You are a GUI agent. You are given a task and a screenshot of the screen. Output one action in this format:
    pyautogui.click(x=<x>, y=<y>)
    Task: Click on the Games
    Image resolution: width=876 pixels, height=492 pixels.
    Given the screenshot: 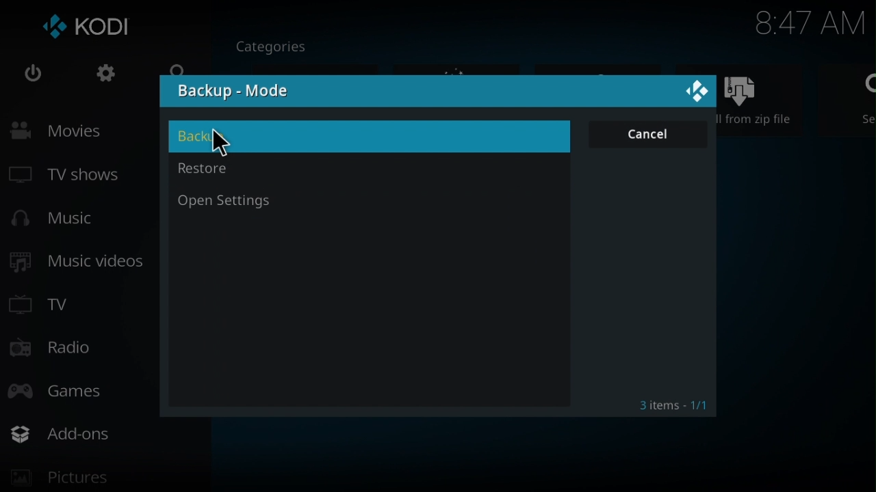 What is the action you would take?
    pyautogui.click(x=73, y=388)
    